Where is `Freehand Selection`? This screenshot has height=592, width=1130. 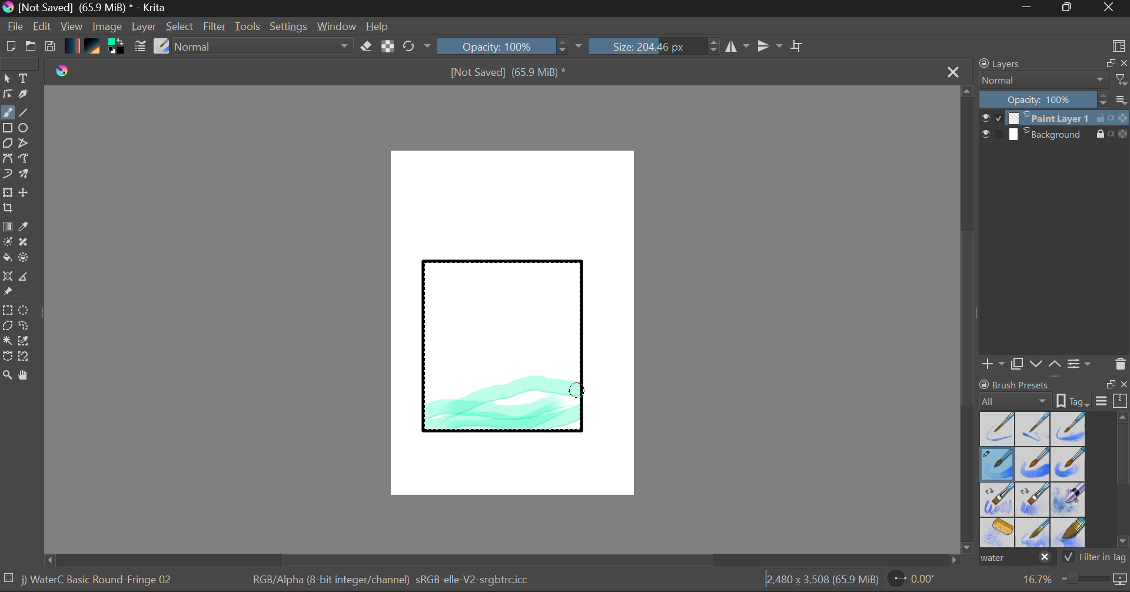 Freehand Selection is located at coordinates (24, 327).